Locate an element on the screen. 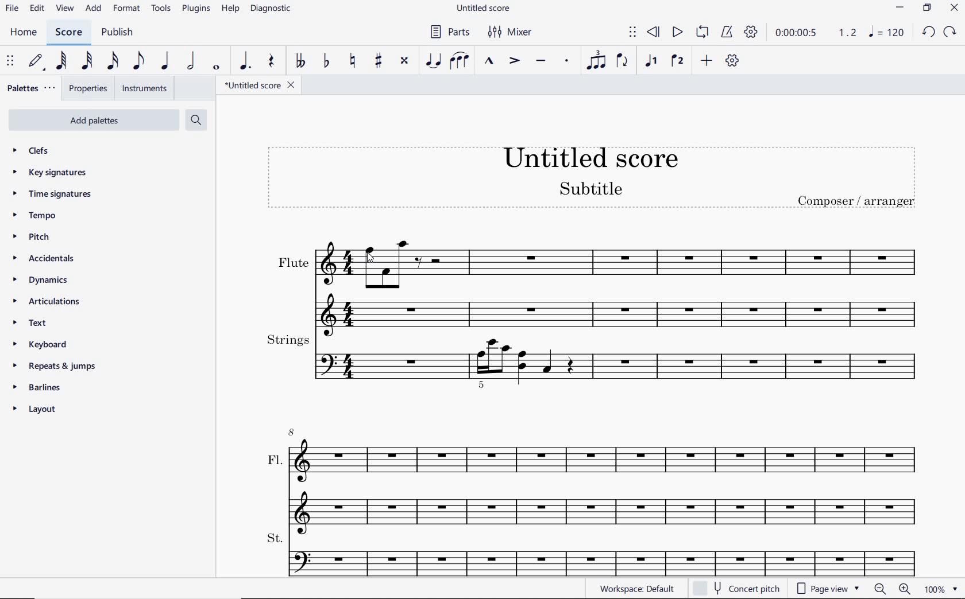  REST is located at coordinates (272, 62).